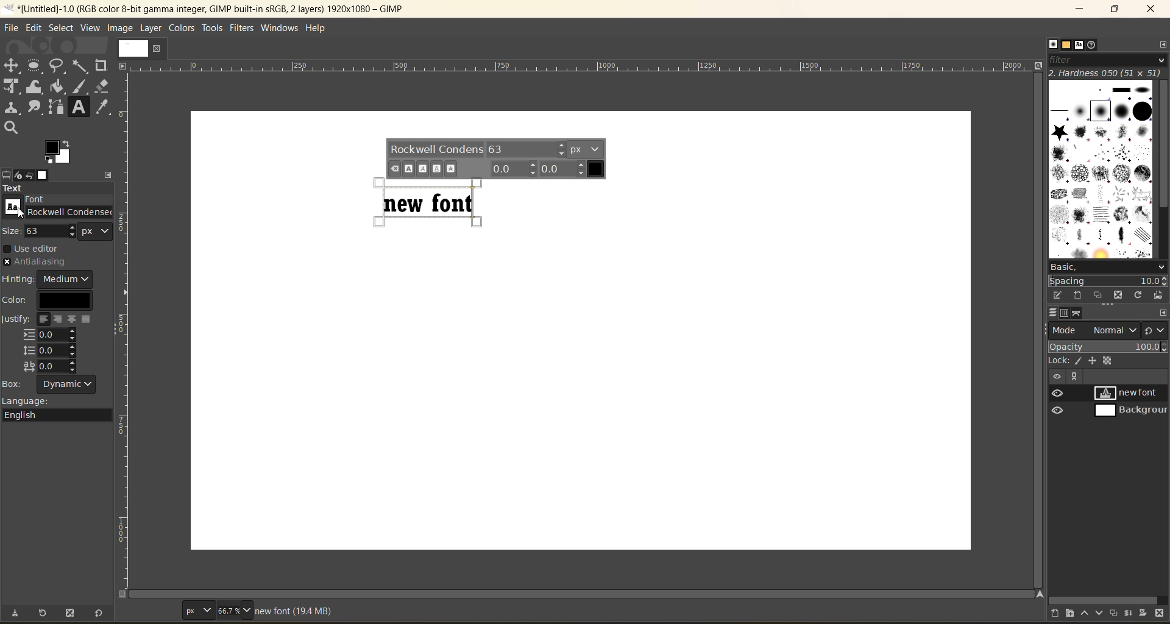 This screenshot has width=1170, height=624. Describe the element at coordinates (13, 27) in the screenshot. I see `file` at that location.